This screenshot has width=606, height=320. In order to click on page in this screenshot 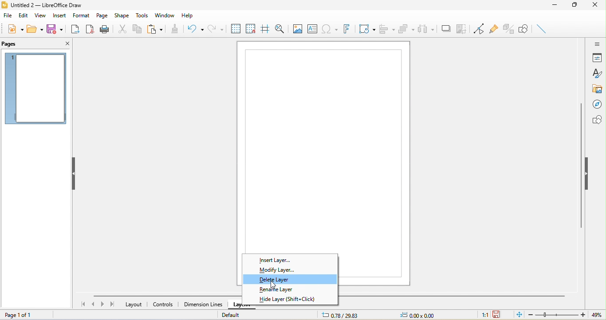, I will do `click(102, 15)`.